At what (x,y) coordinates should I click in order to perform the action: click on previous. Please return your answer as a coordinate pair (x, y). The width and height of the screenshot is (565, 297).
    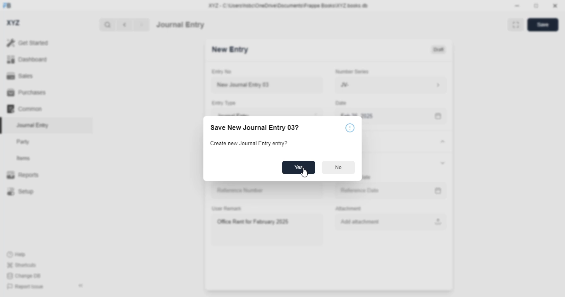
    Looking at the image, I should click on (124, 25).